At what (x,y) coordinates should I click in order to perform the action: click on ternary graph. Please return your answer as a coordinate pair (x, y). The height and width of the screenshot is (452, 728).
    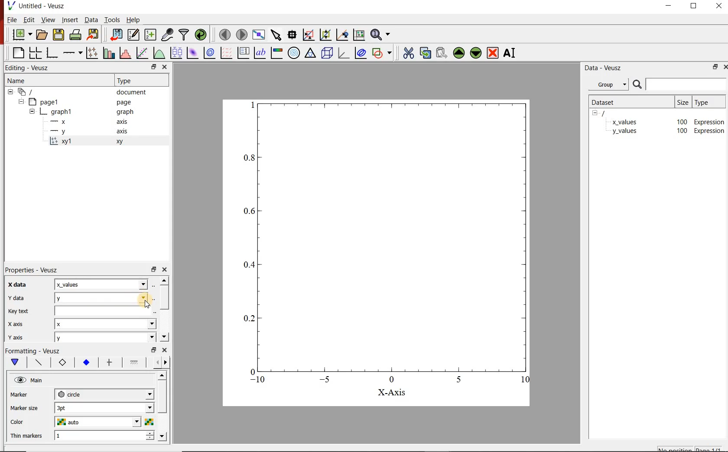
    Looking at the image, I should click on (311, 54).